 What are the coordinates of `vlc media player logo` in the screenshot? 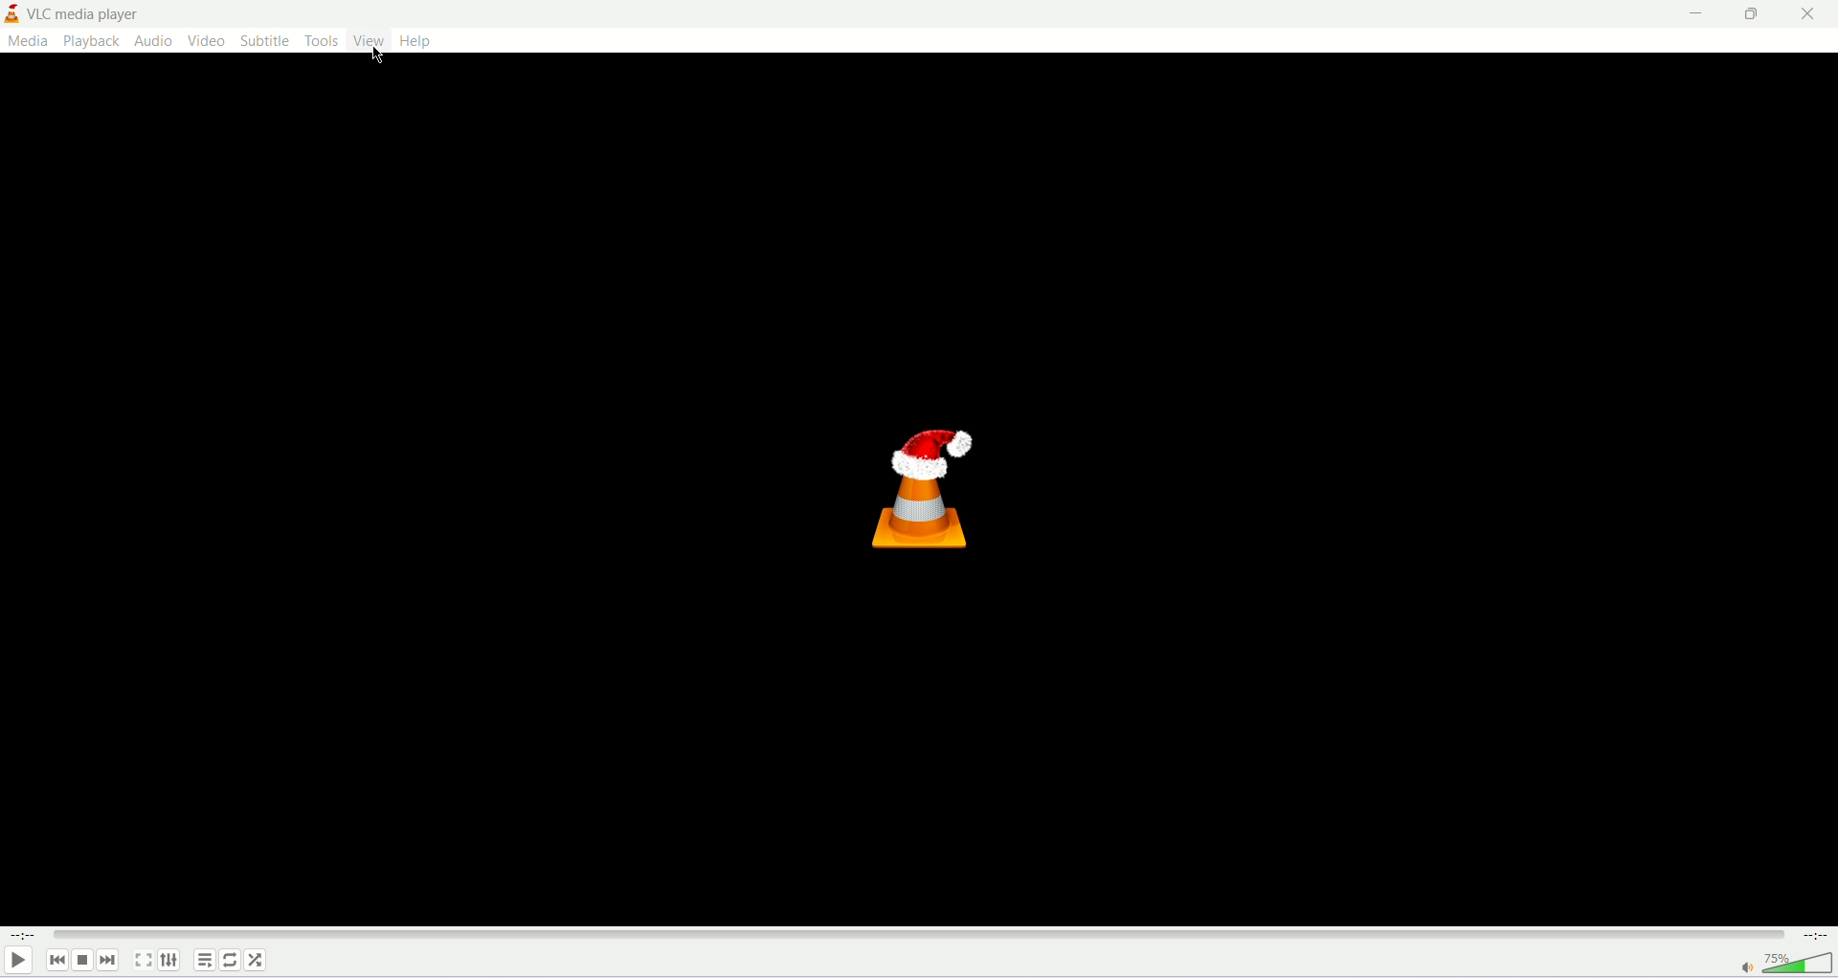 It's located at (11, 14).